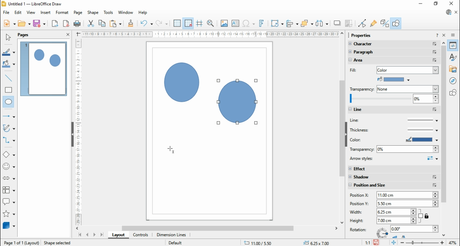 This screenshot has width=460, height=246. What do you see at coordinates (9, 64) in the screenshot?
I see `fill color` at bounding box center [9, 64].